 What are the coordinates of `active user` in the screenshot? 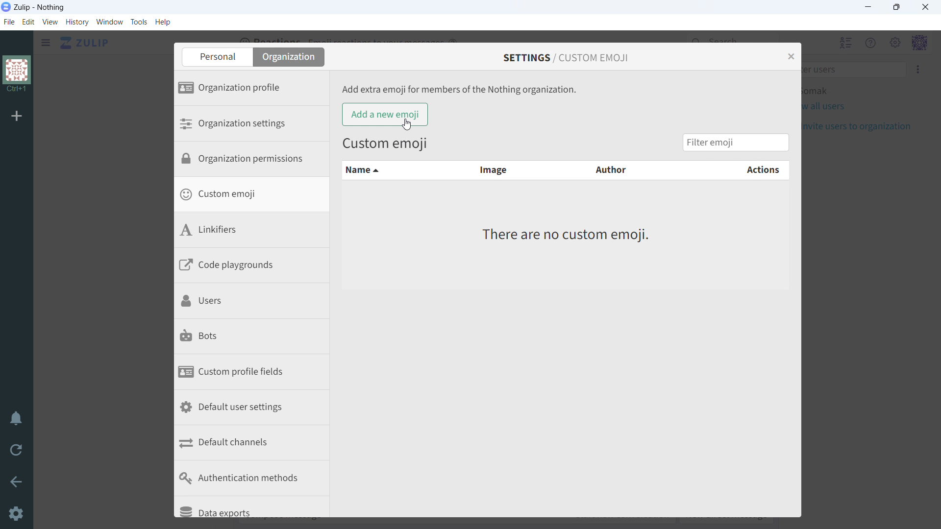 It's located at (819, 91).